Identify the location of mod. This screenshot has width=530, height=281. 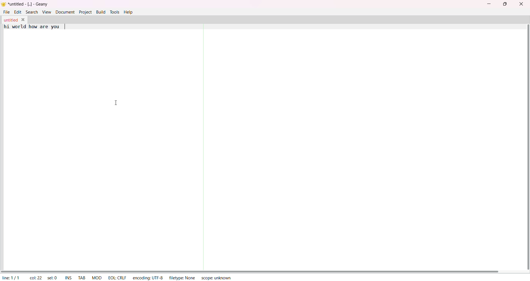
(95, 277).